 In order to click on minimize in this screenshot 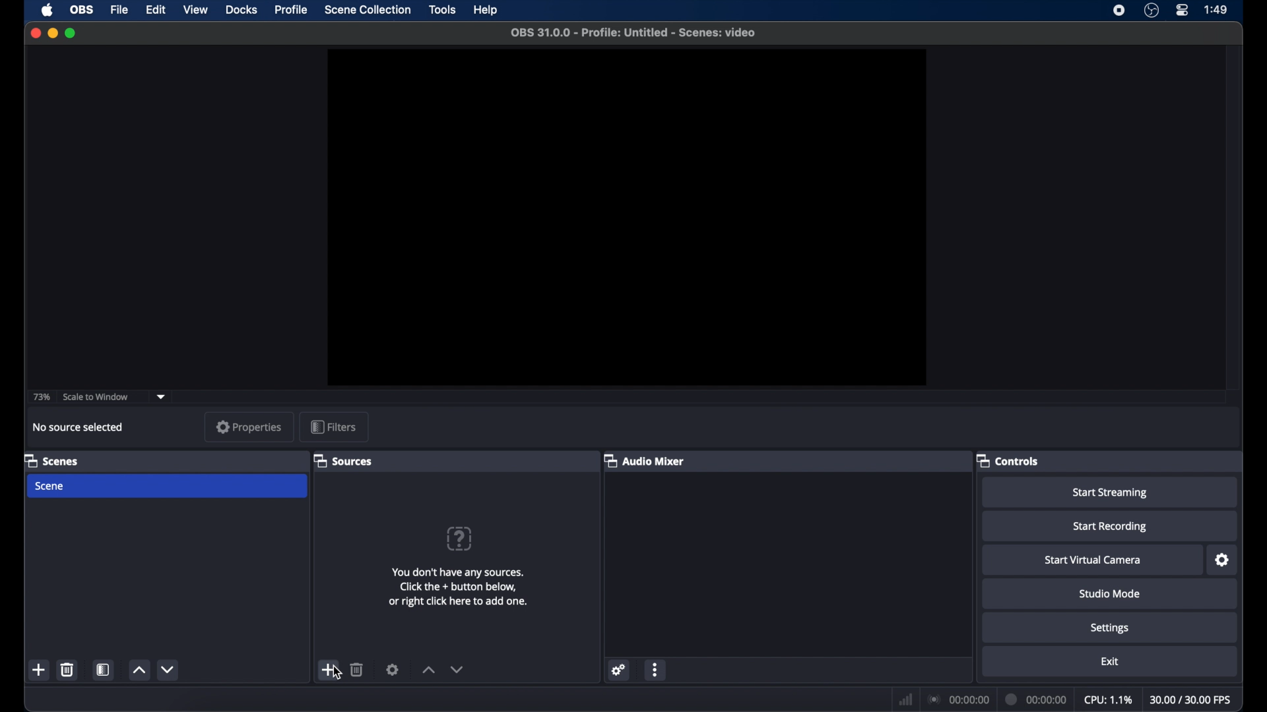, I will do `click(53, 33)`.